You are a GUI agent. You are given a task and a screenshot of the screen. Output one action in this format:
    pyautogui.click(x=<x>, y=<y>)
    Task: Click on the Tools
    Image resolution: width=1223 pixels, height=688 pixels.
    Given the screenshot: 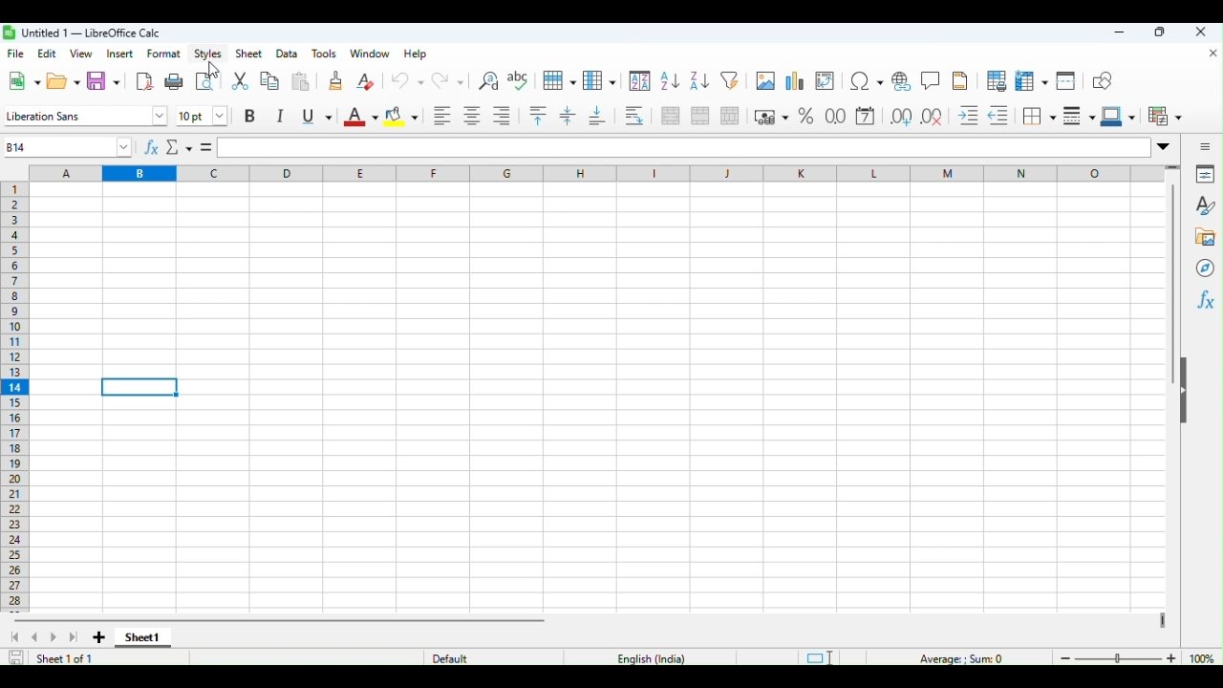 What is the action you would take?
    pyautogui.click(x=329, y=52)
    